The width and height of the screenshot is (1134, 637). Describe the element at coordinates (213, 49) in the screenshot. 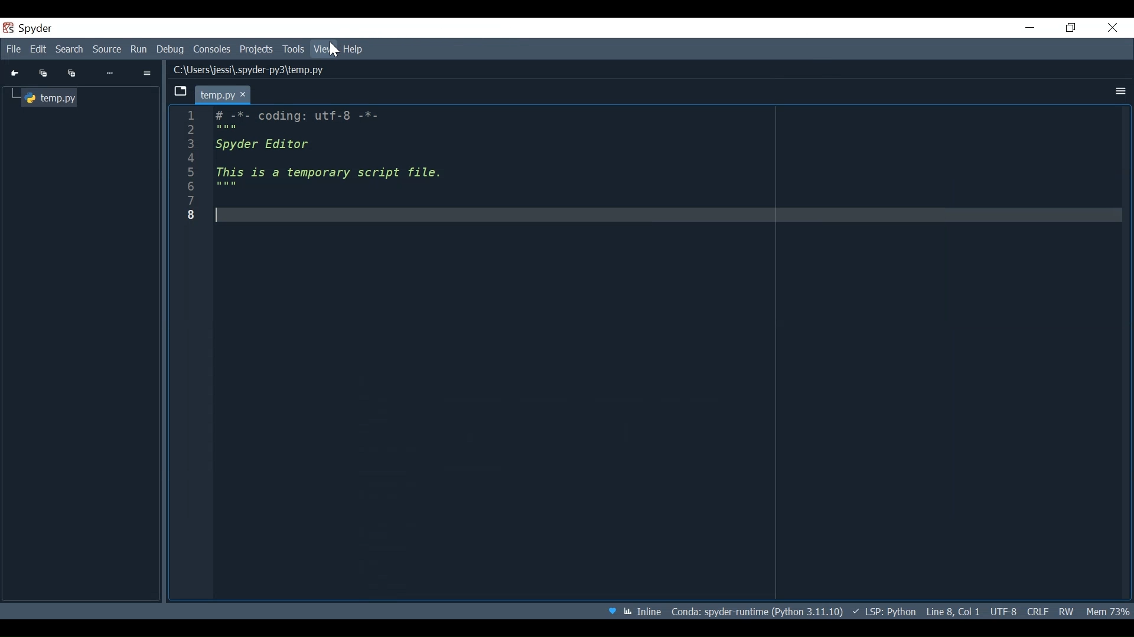

I see `Console` at that location.